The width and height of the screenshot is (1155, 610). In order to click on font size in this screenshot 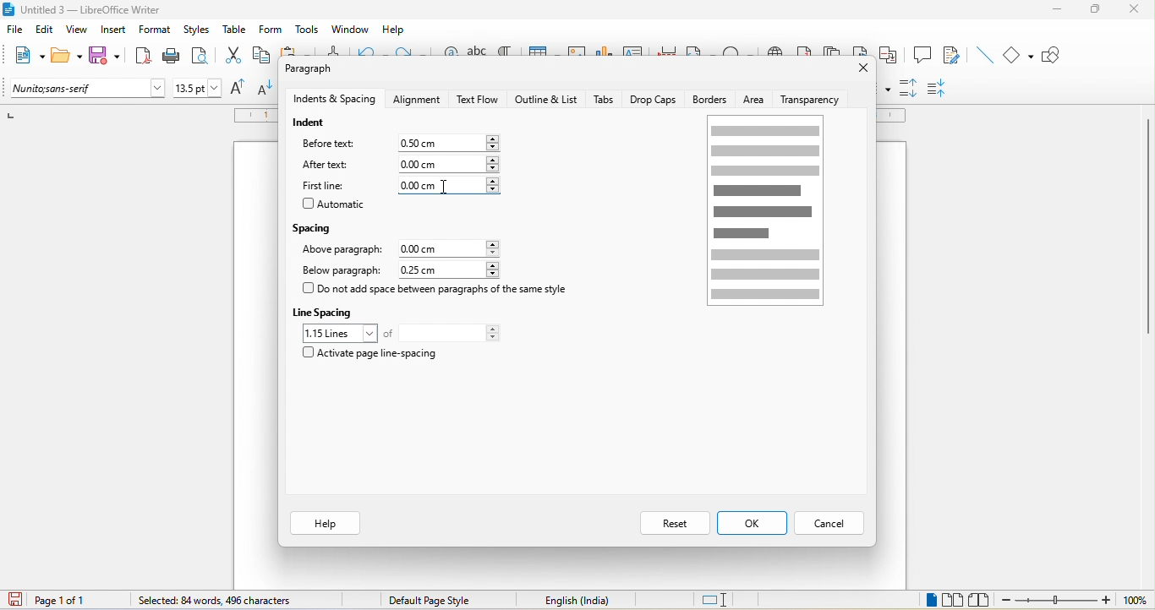, I will do `click(198, 89)`.